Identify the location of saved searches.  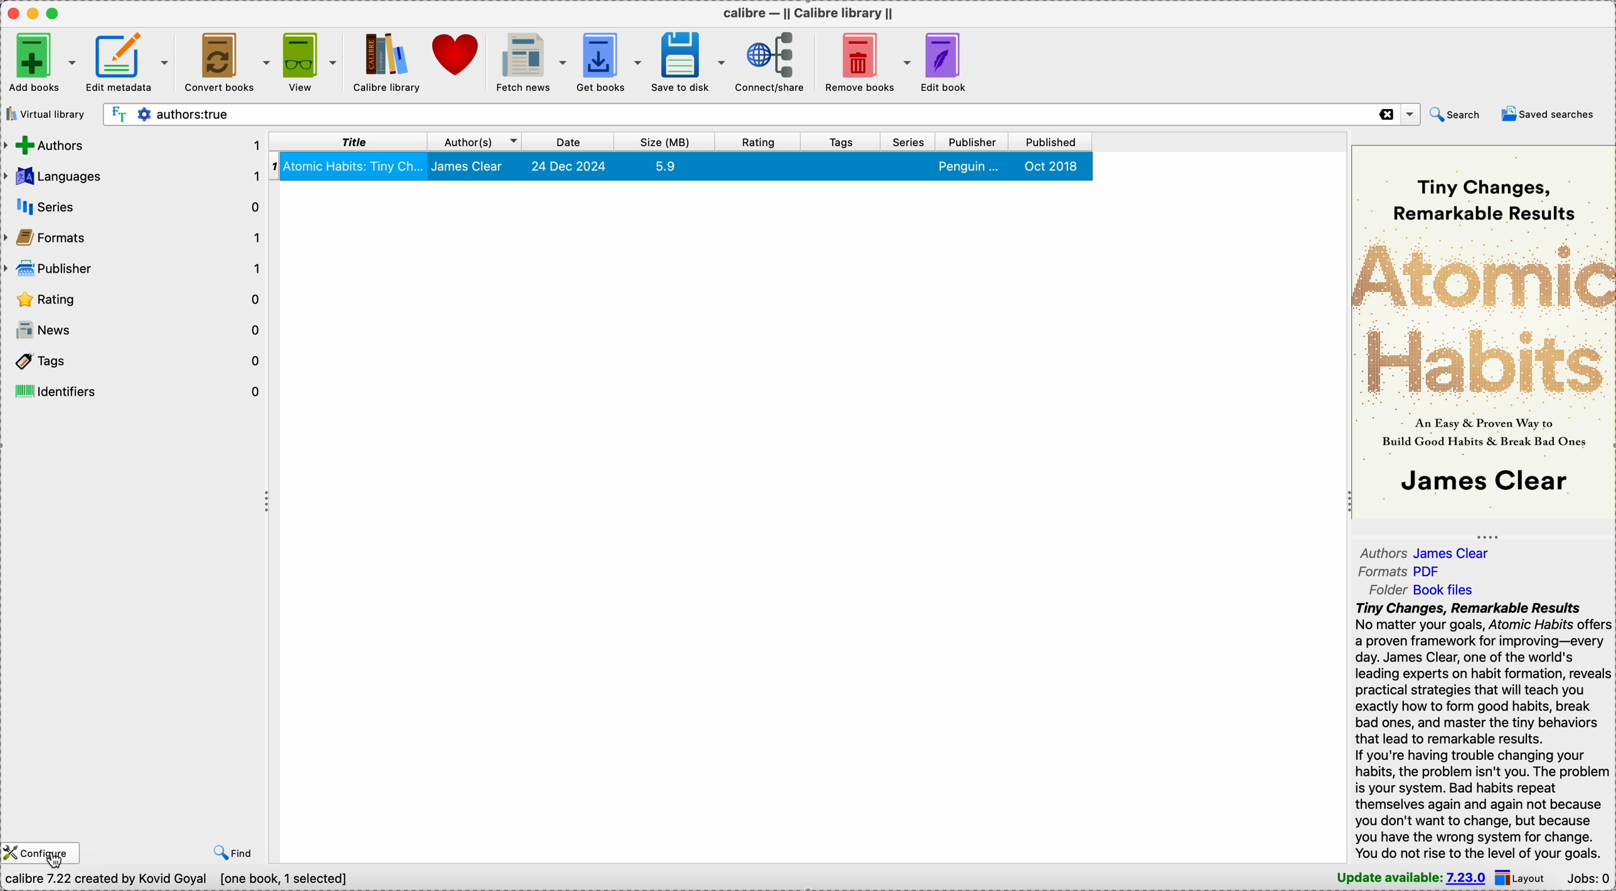
(1550, 113).